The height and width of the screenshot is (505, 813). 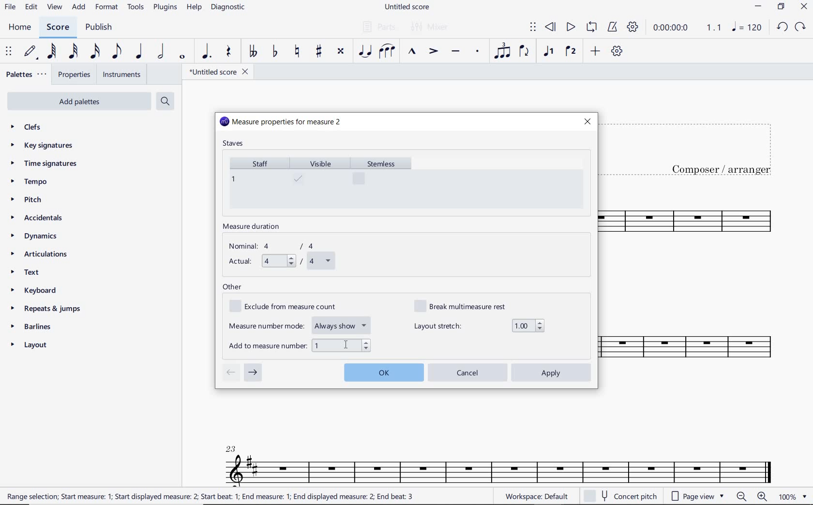 I want to click on ADD PALETTES, so click(x=78, y=101).